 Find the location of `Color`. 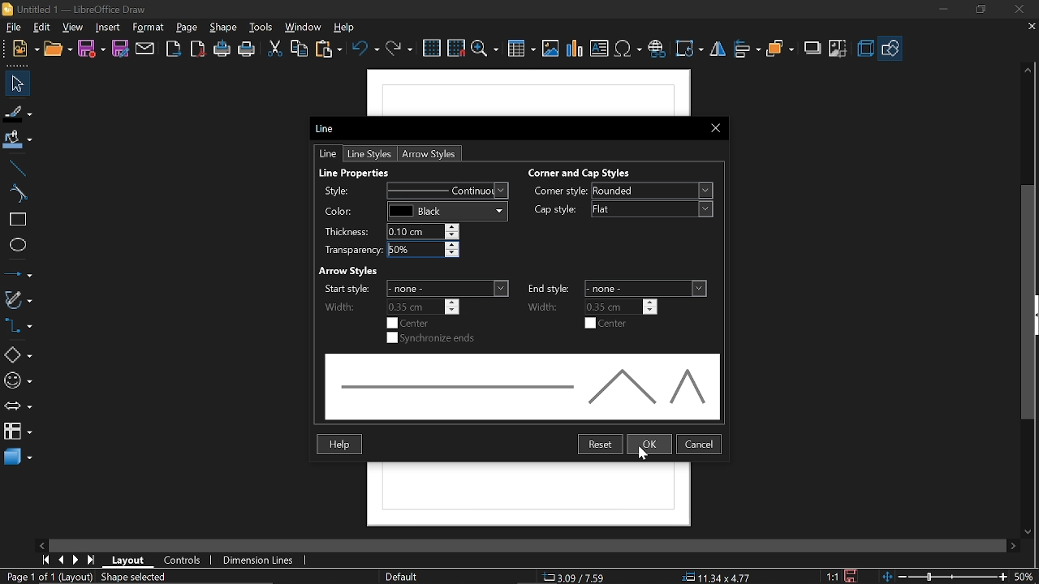

Color is located at coordinates (412, 210).